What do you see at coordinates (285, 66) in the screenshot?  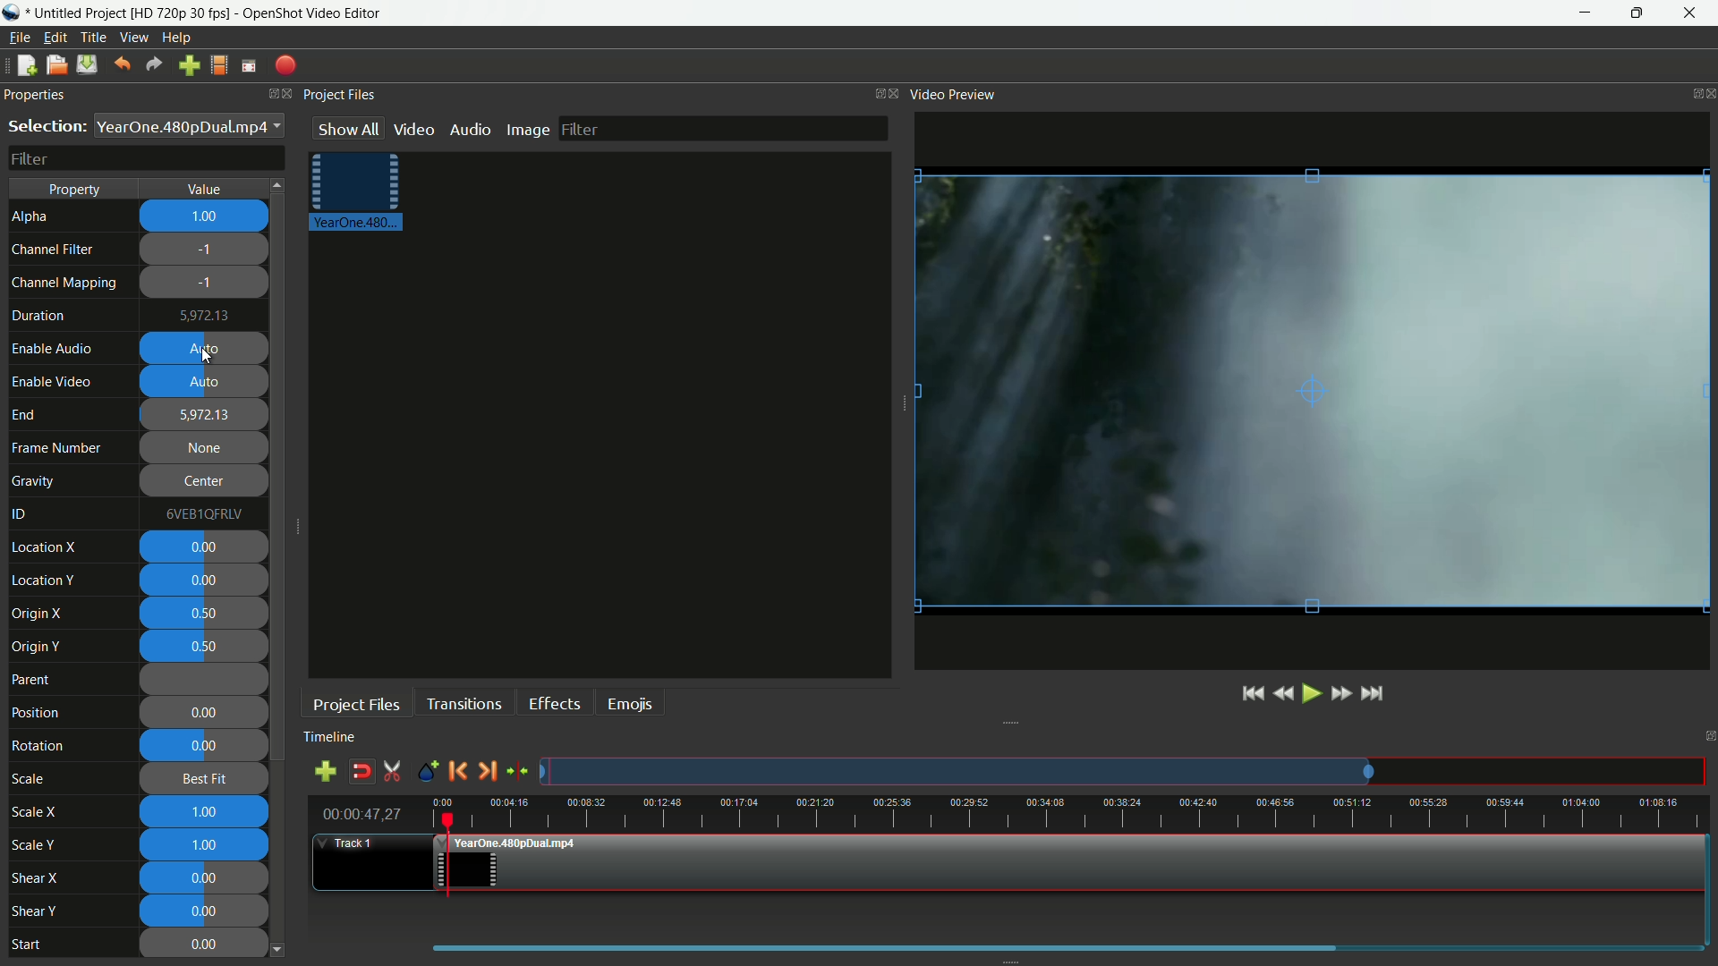 I see `export` at bounding box center [285, 66].